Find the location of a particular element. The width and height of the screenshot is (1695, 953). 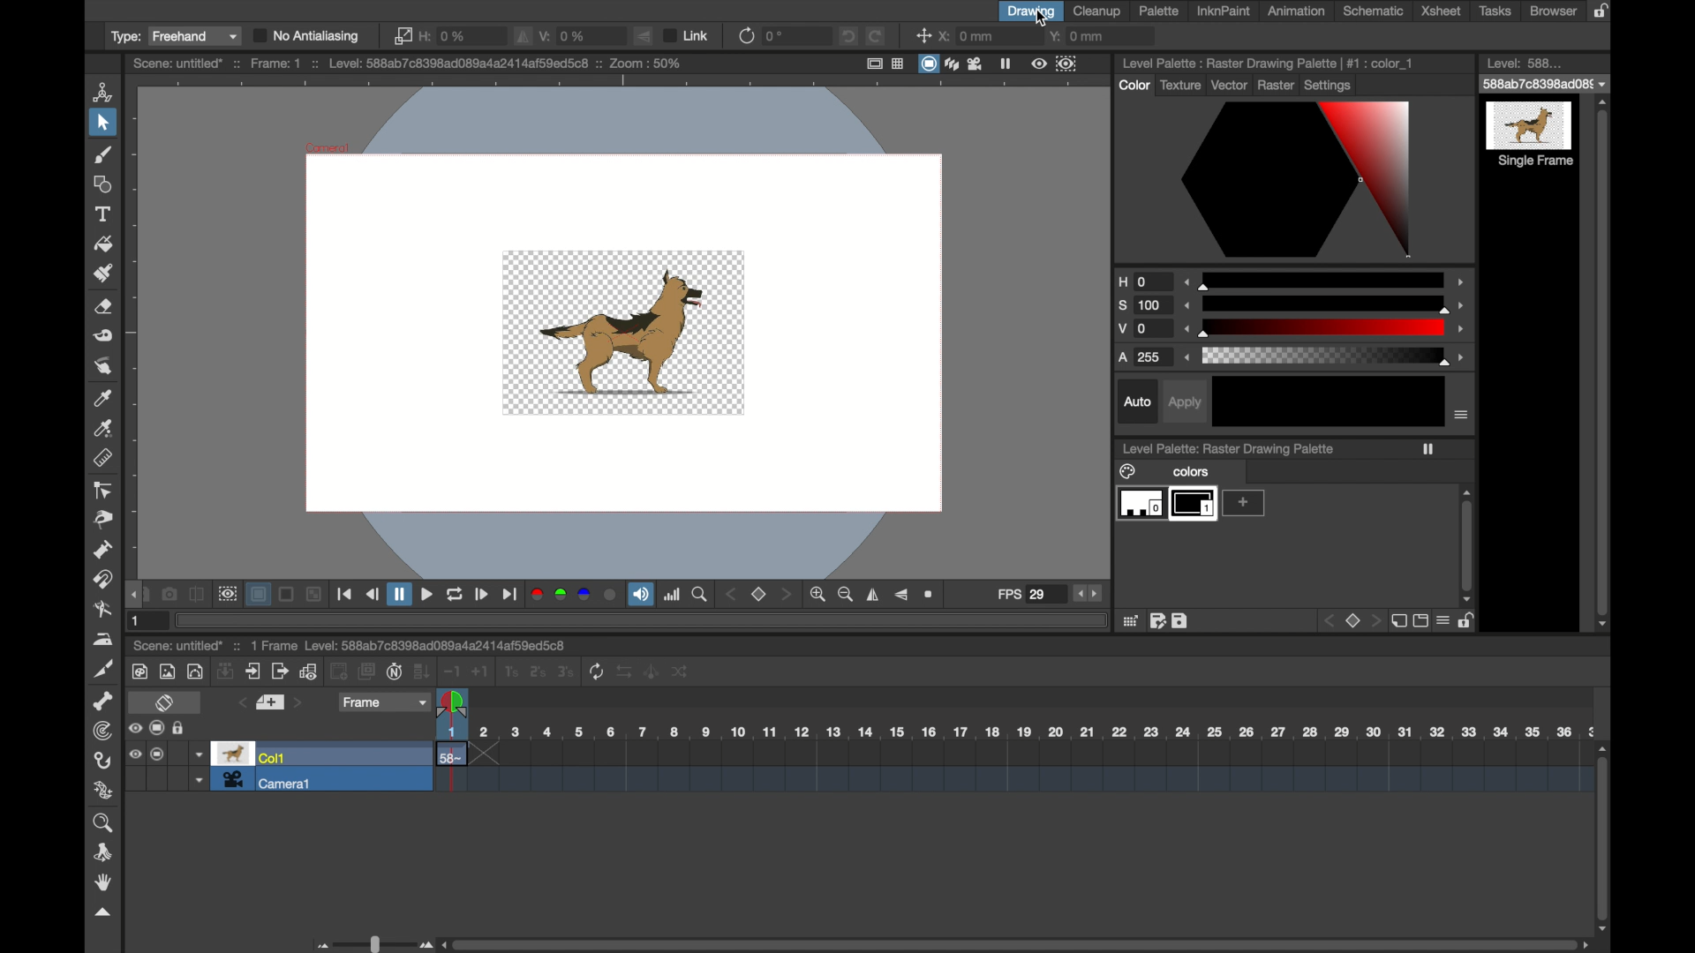

palette is located at coordinates (1160, 11).